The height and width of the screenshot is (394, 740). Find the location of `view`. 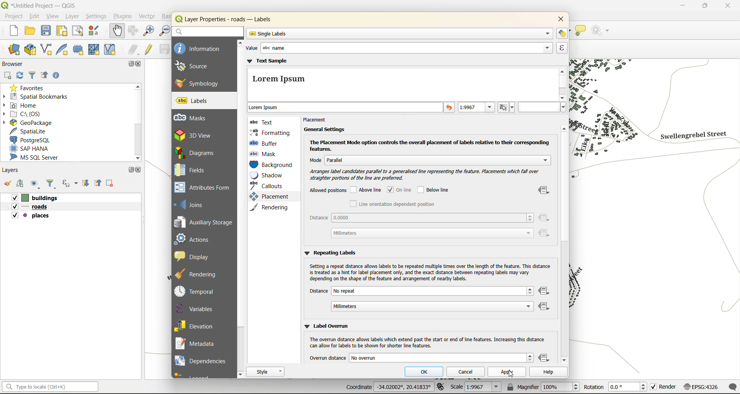

view is located at coordinates (53, 17).